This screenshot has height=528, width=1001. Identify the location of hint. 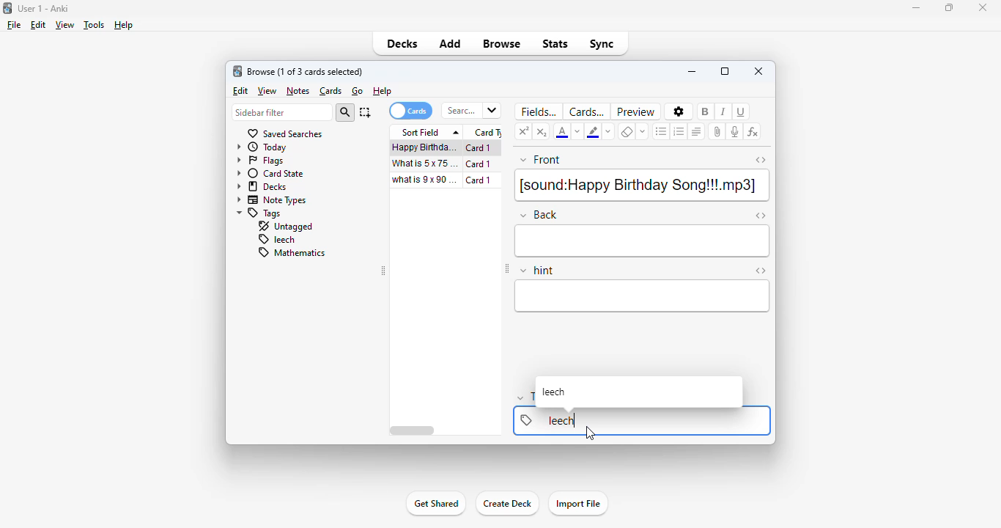
(643, 296).